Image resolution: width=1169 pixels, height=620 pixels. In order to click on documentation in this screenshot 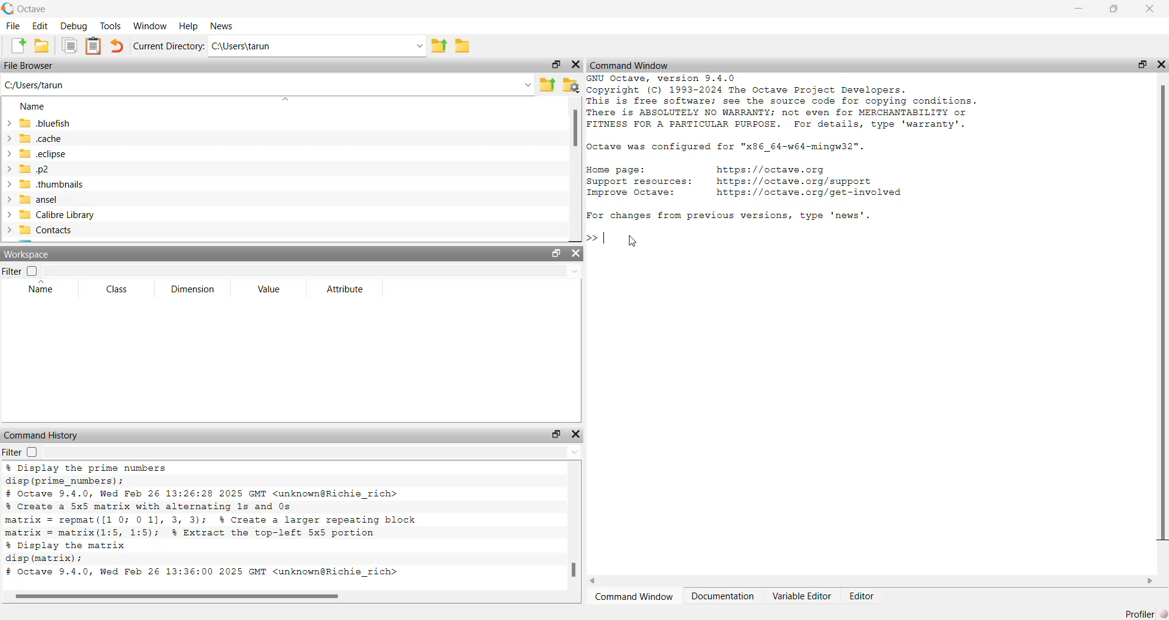, I will do `click(722, 597)`.